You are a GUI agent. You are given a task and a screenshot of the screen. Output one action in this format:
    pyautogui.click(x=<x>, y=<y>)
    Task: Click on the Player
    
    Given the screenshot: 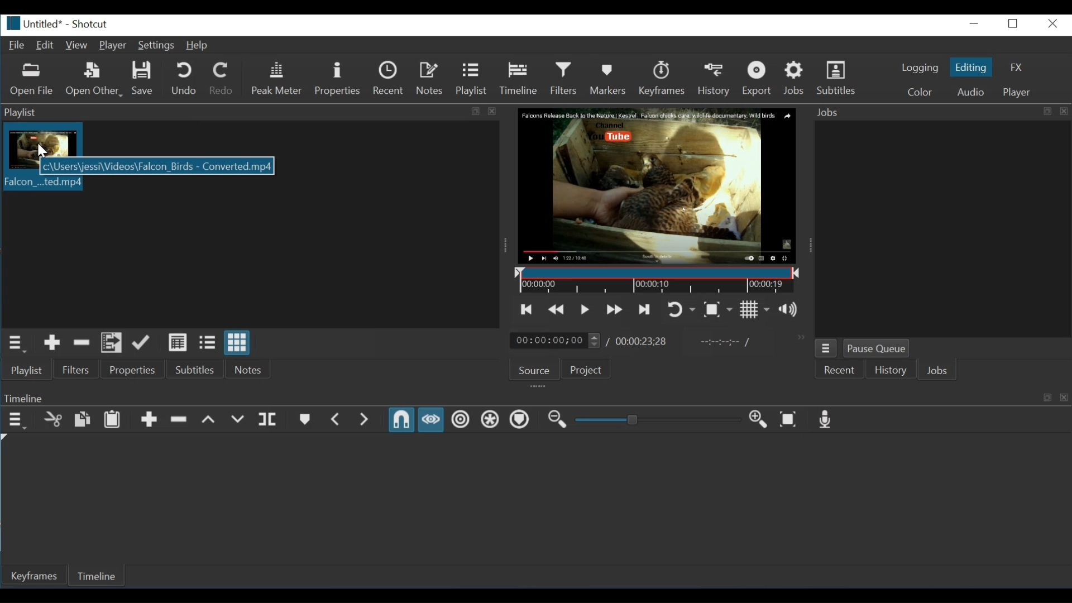 What is the action you would take?
    pyautogui.click(x=1016, y=93)
    